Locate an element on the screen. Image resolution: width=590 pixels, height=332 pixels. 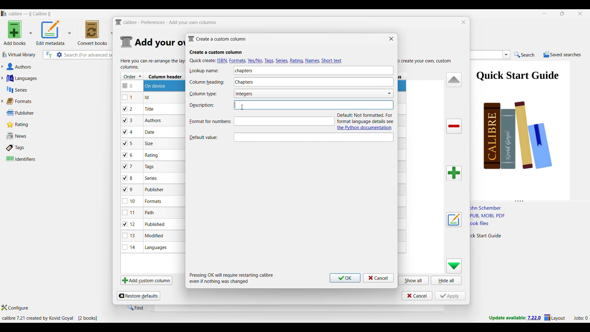
Close window is located at coordinates (464, 22).